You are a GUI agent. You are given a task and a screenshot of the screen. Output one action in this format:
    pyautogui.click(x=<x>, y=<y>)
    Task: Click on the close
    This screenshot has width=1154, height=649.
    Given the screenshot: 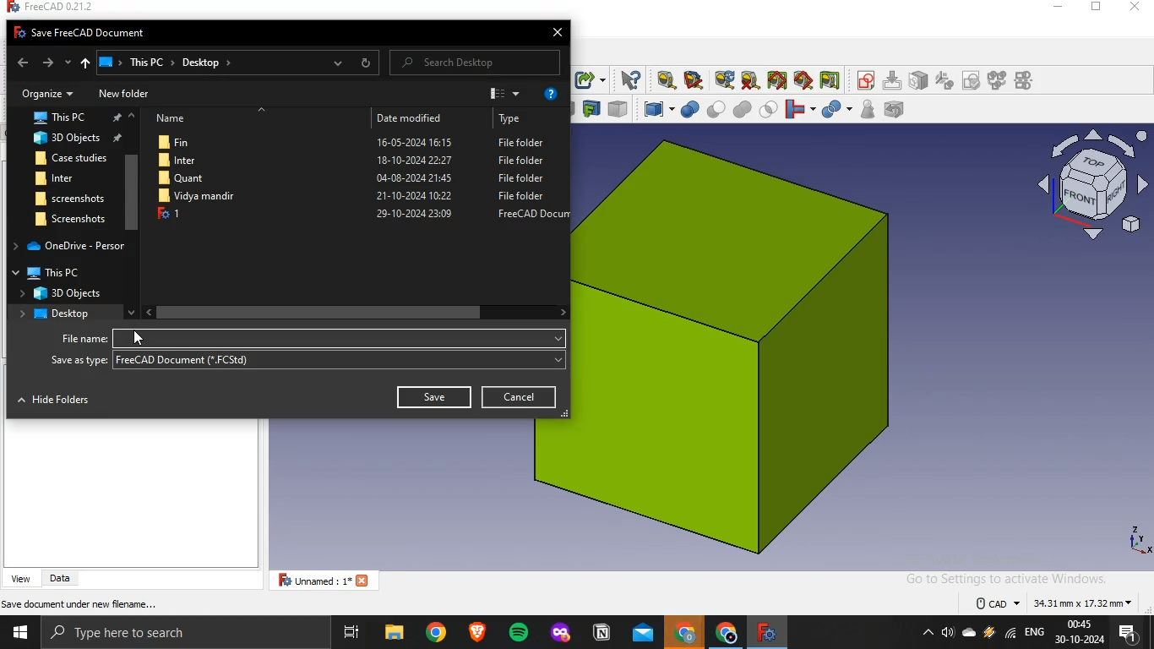 What is the action you would take?
    pyautogui.click(x=557, y=31)
    